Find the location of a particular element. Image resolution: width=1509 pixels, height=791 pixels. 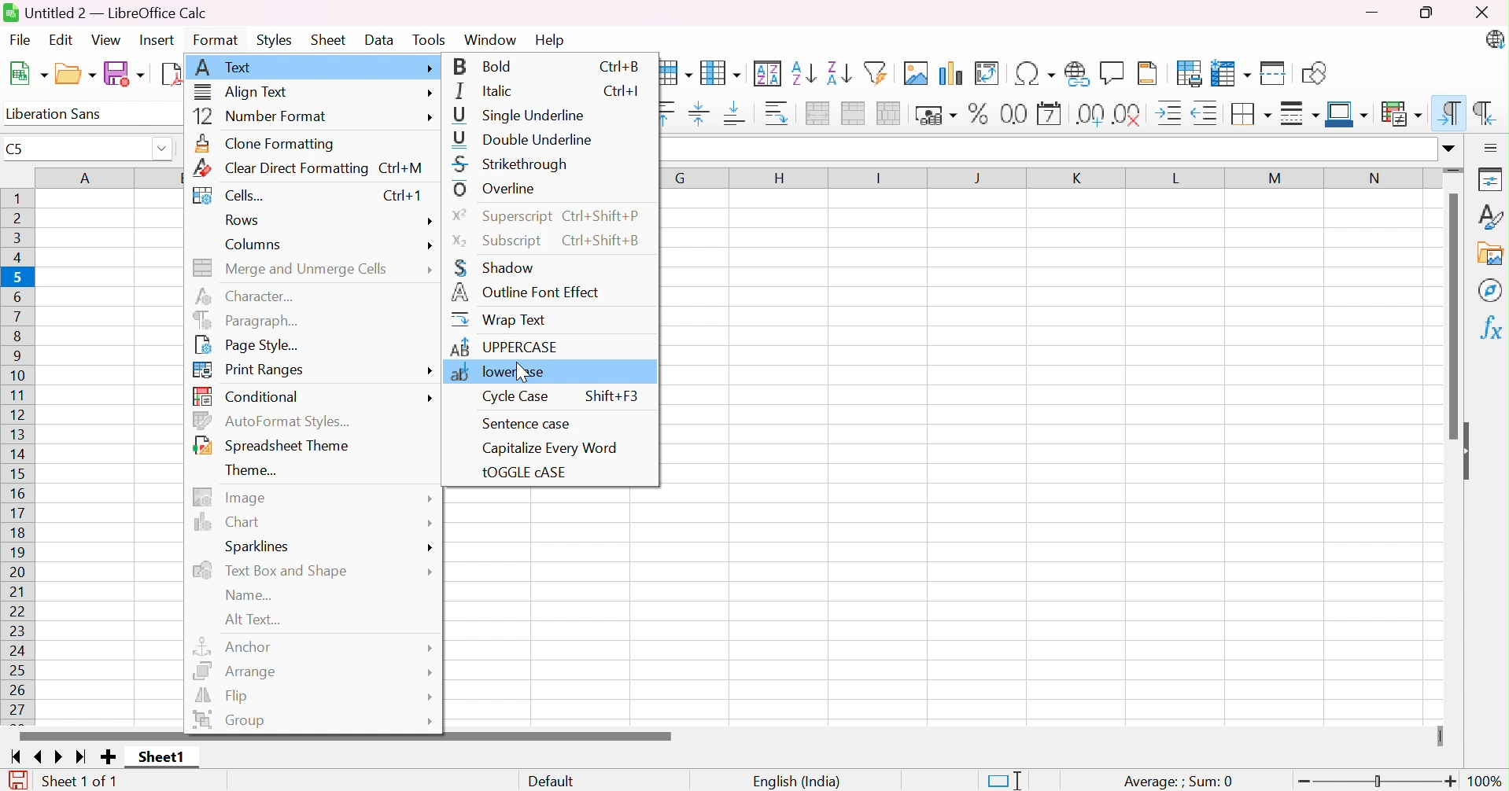

Scroll to previous page is located at coordinates (39, 755).